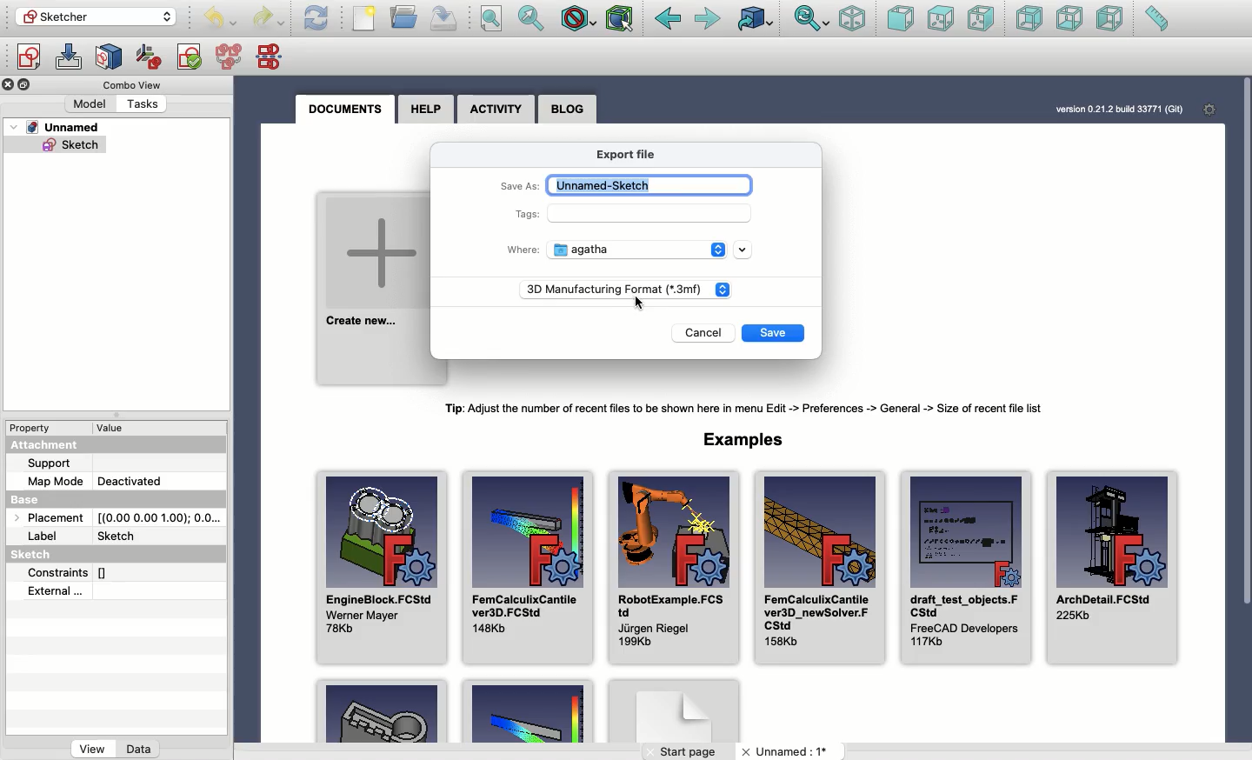  What do you see at coordinates (981, 18) in the screenshot?
I see `Right` at bounding box center [981, 18].